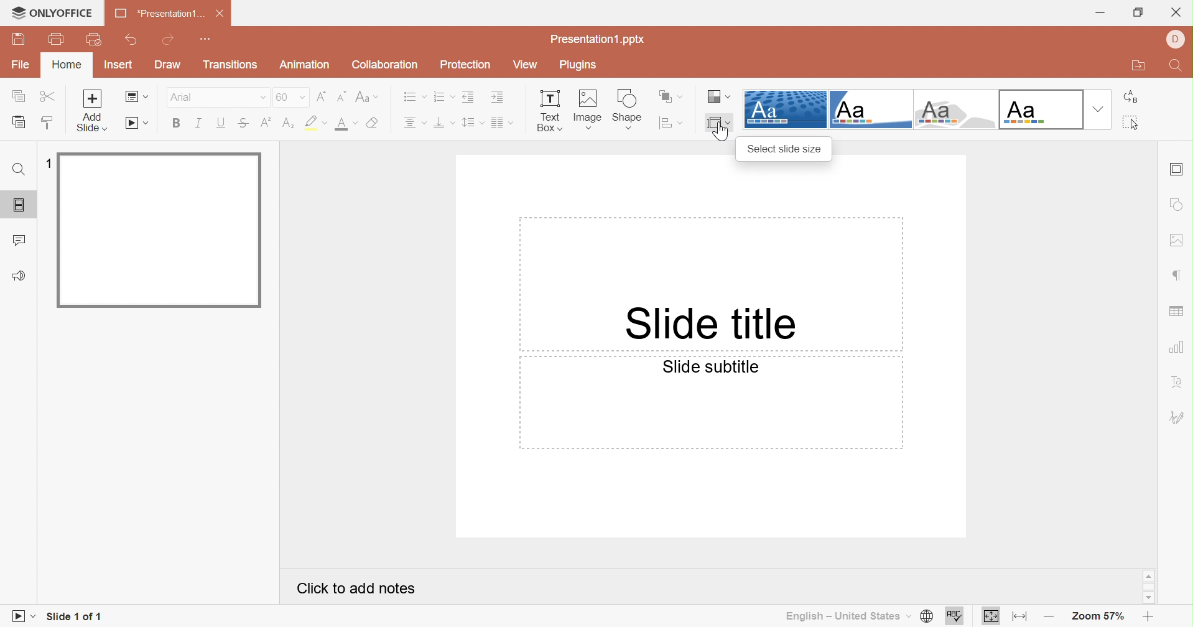  What do you see at coordinates (1177, 417) in the screenshot?
I see `Signature settings` at bounding box center [1177, 417].